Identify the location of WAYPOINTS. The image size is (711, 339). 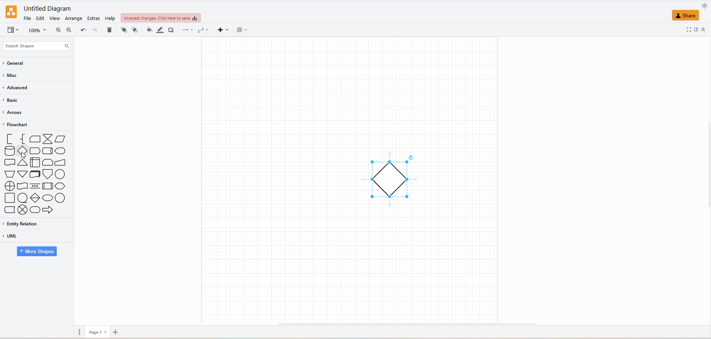
(202, 30).